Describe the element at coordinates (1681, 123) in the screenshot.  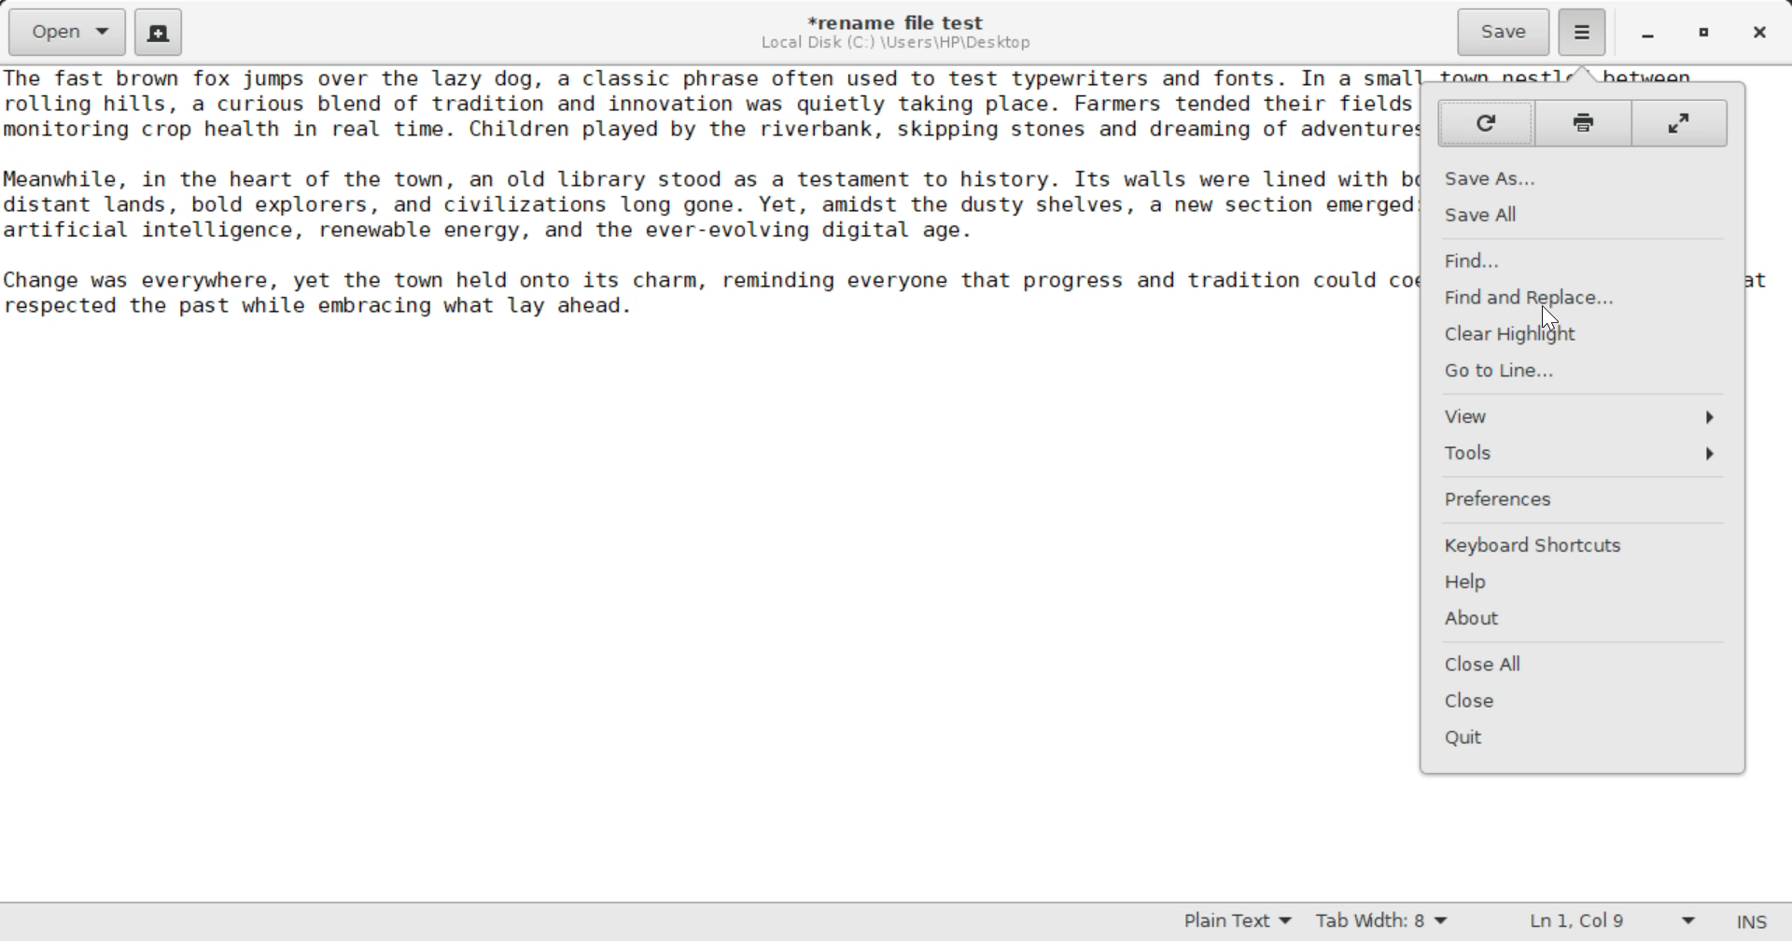
I see `Full Screen Mode` at that location.